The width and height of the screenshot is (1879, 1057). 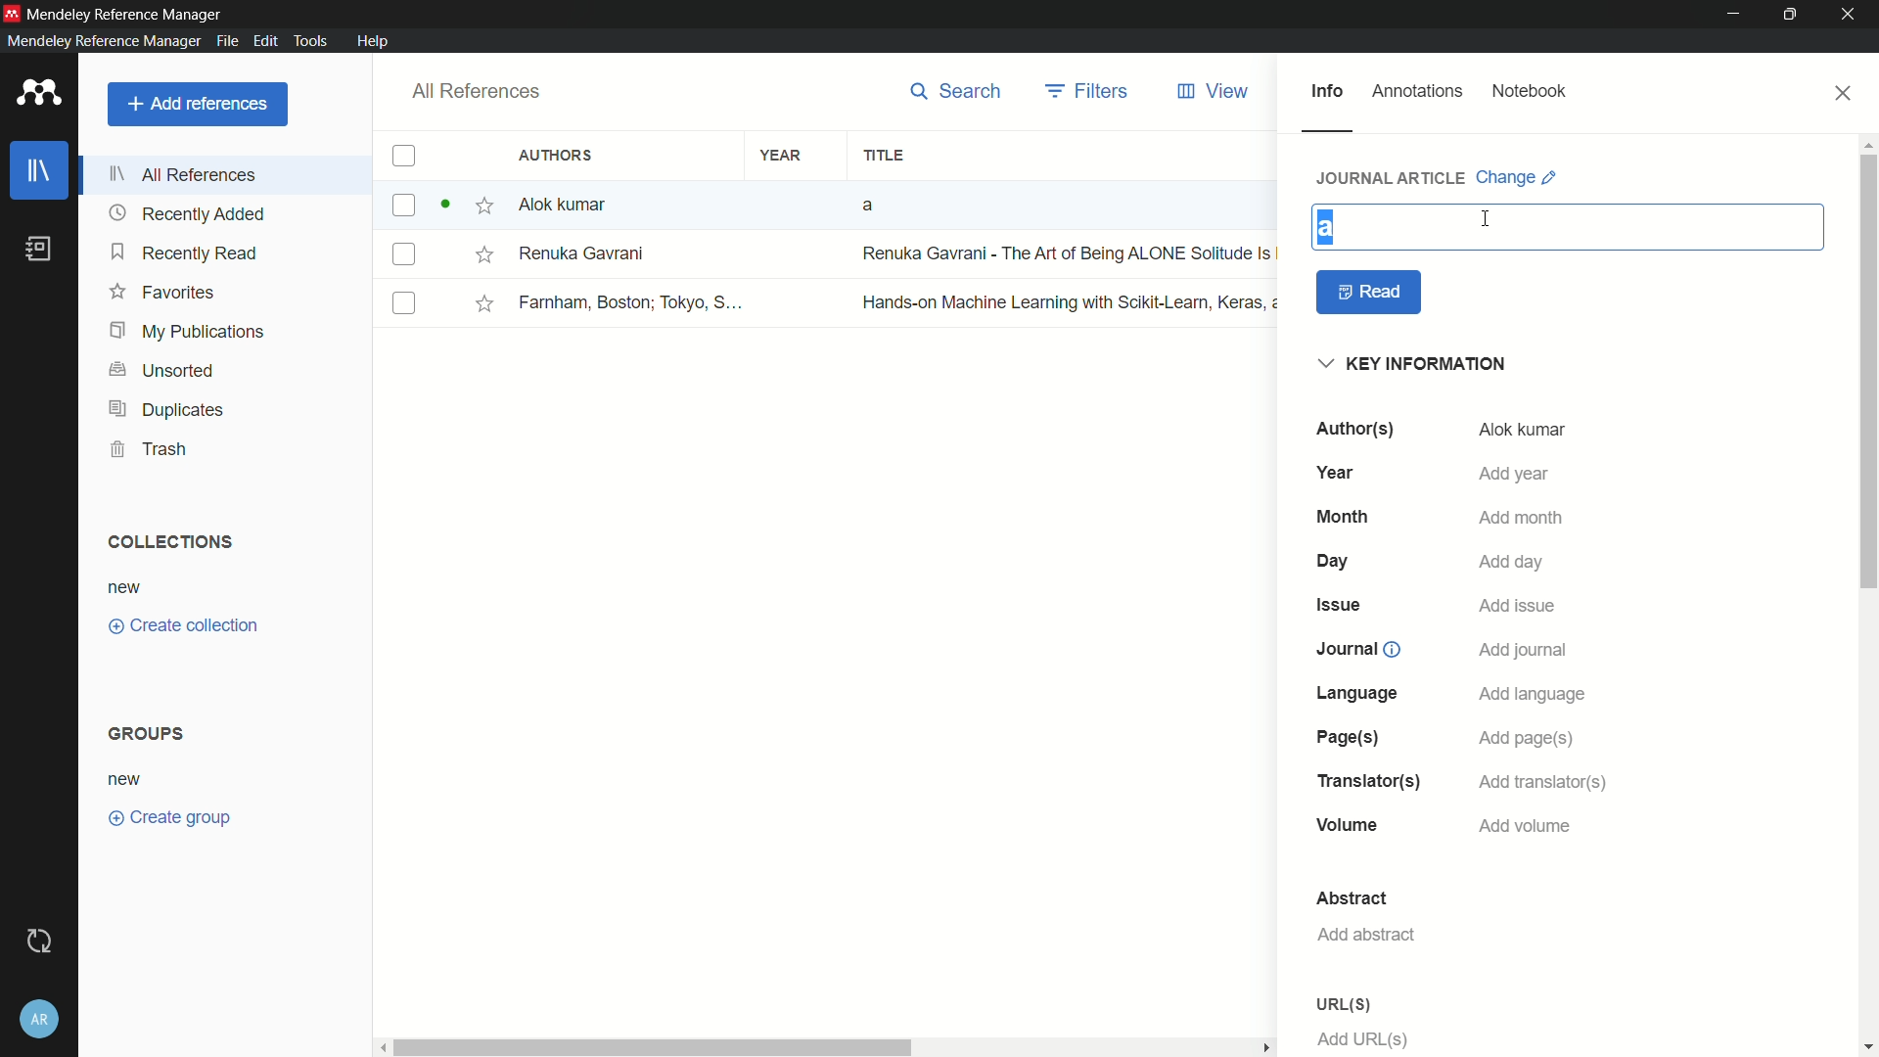 What do you see at coordinates (883, 157) in the screenshot?
I see `title` at bounding box center [883, 157].